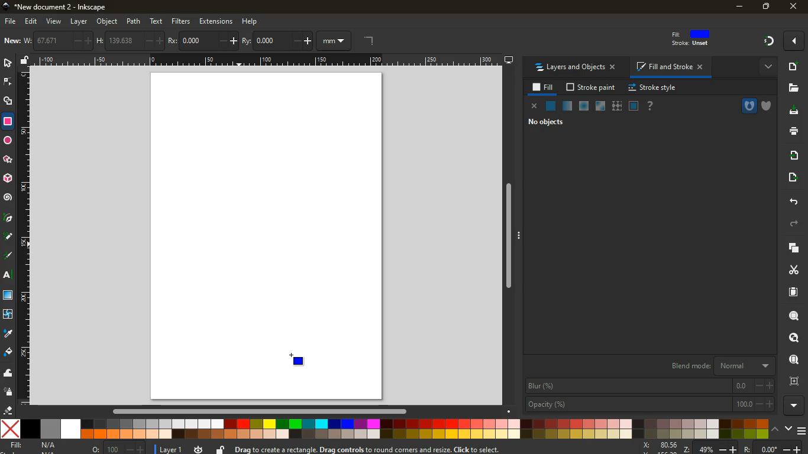 This screenshot has width=808, height=454. Describe the element at coordinates (23, 236) in the screenshot. I see `Horizontal Margin` at that location.